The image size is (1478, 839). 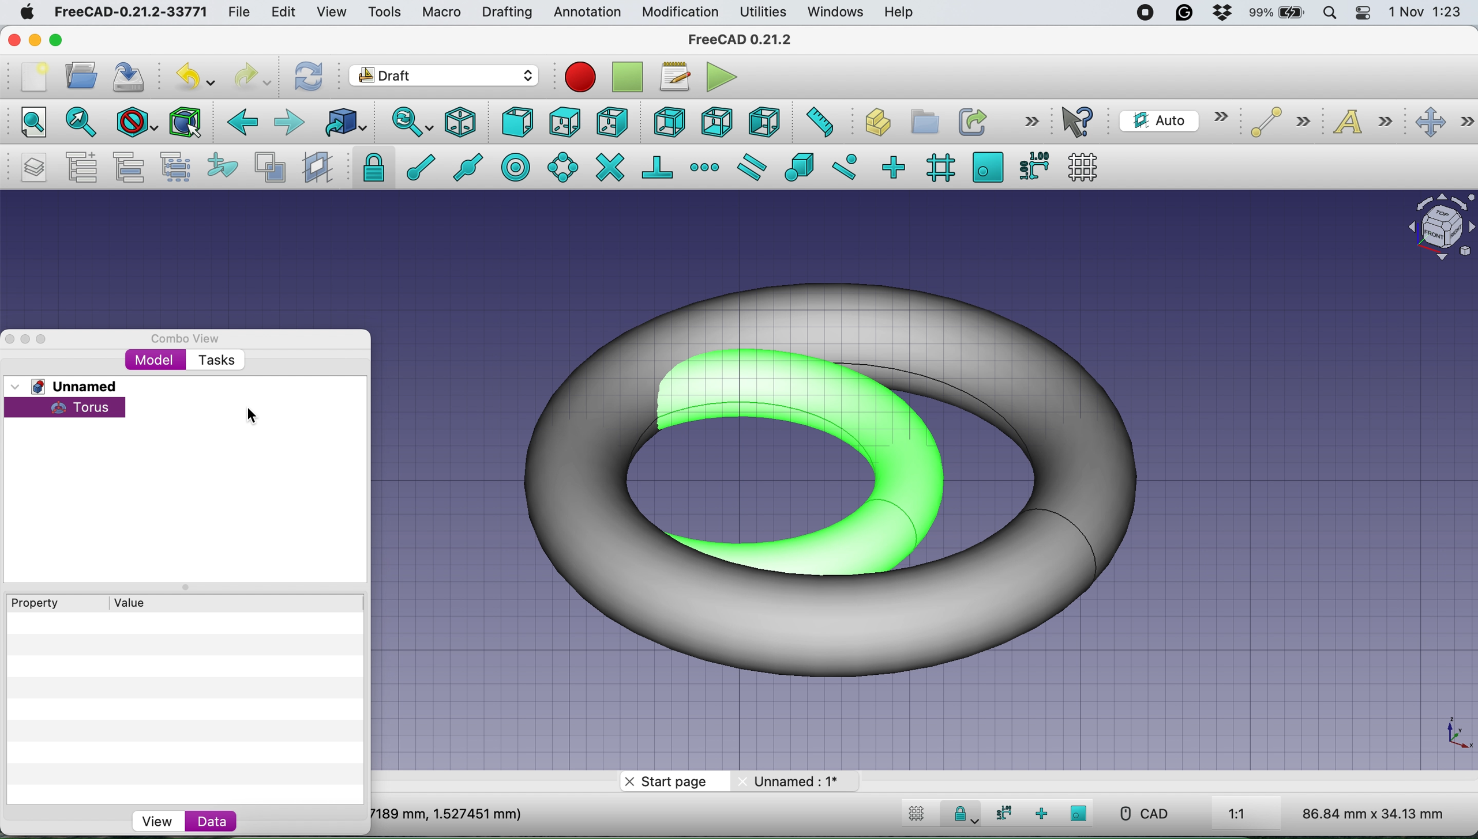 What do you see at coordinates (1375, 813) in the screenshot?
I see `86.84 mm x 34.13 mm` at bounding box center [1375, 813].